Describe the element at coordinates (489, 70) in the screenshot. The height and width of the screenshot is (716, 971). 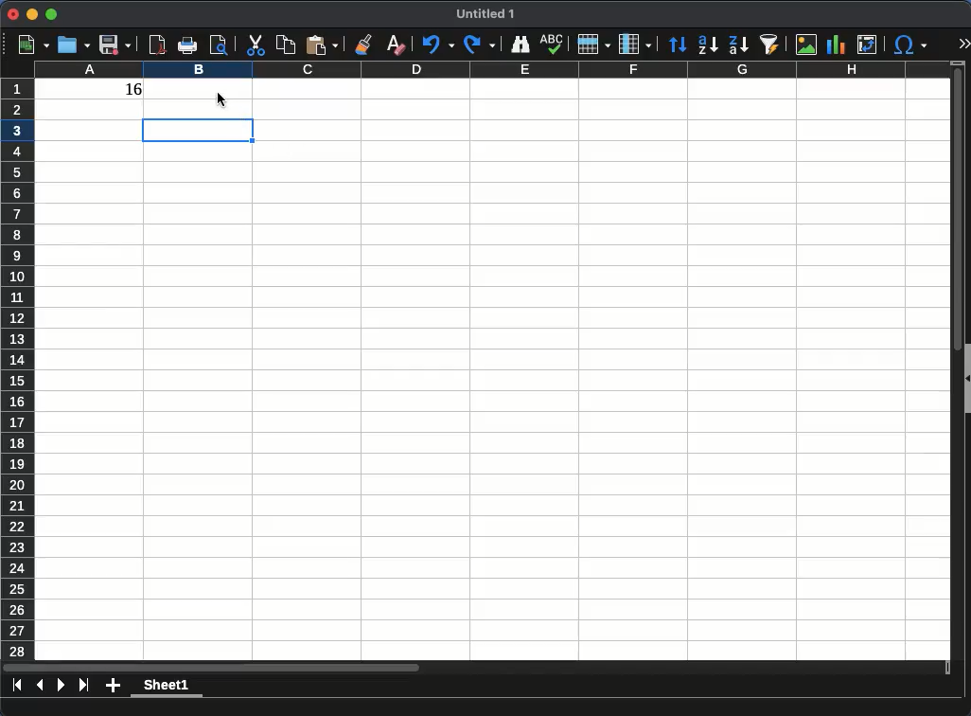
I see `column` at that location.